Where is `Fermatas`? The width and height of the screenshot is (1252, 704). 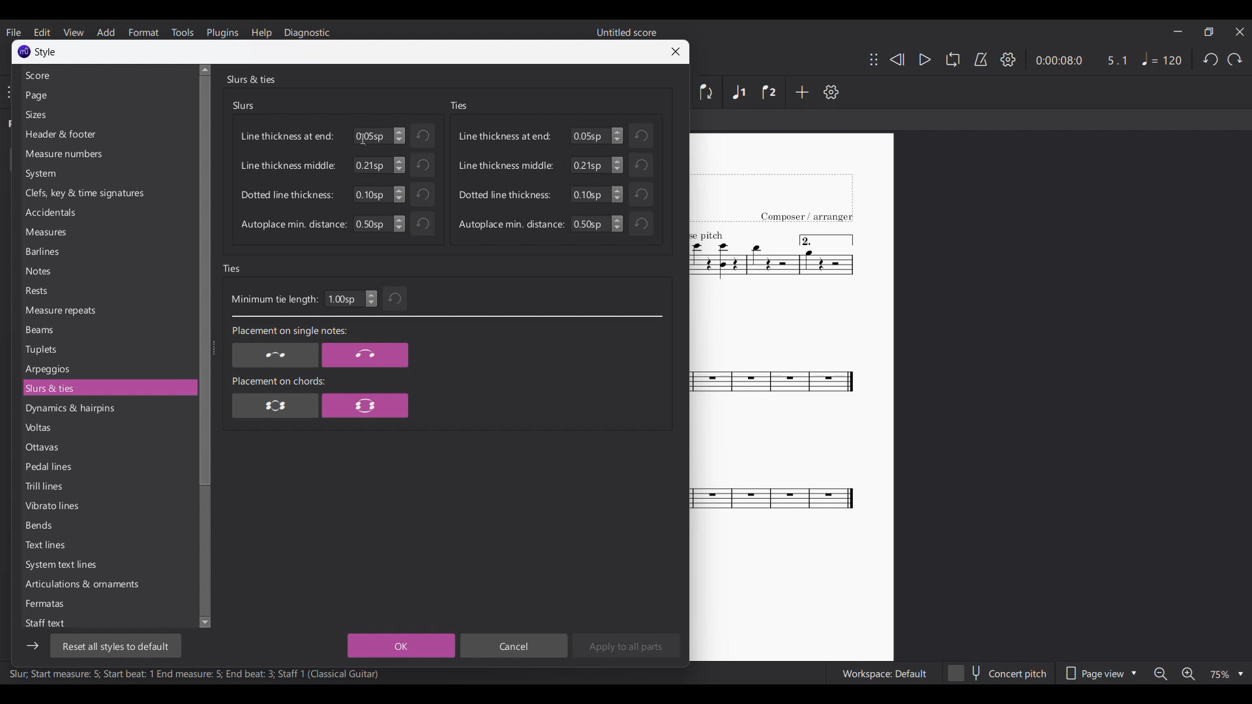 Fermatas is located at coordinates (108, 604).